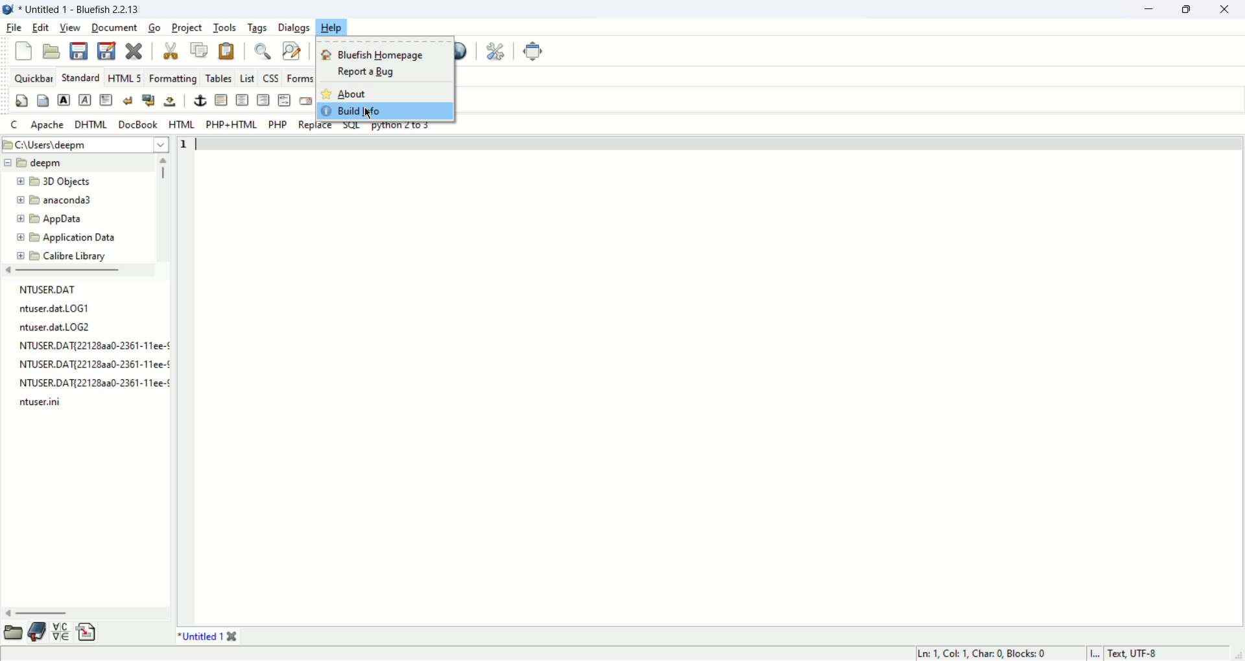 The width and height of the screenshot is (1245, 661). Describe the element at coordinates (291, 51) in the screenshot. I see `find and replace` at that location.